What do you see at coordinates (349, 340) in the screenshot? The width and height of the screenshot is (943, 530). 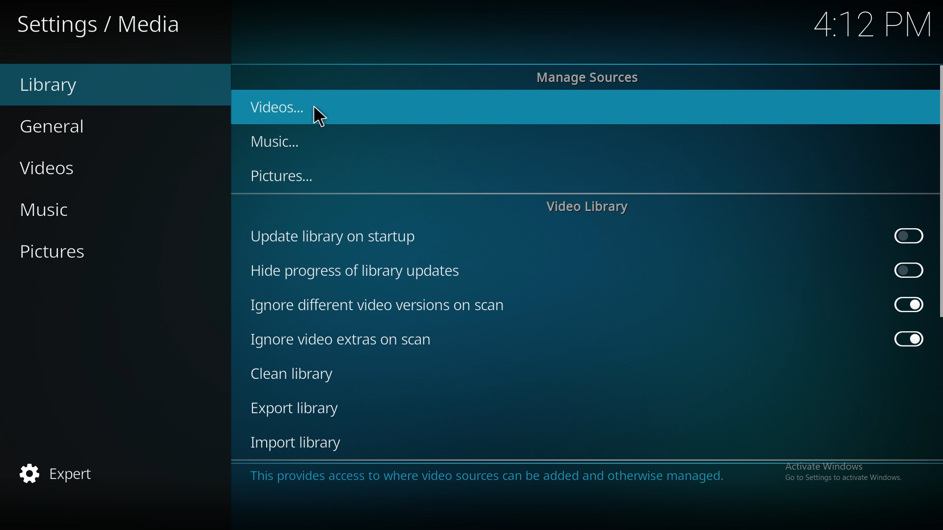 I see `ignore video extras on scan` at bounding box center [349, 340].